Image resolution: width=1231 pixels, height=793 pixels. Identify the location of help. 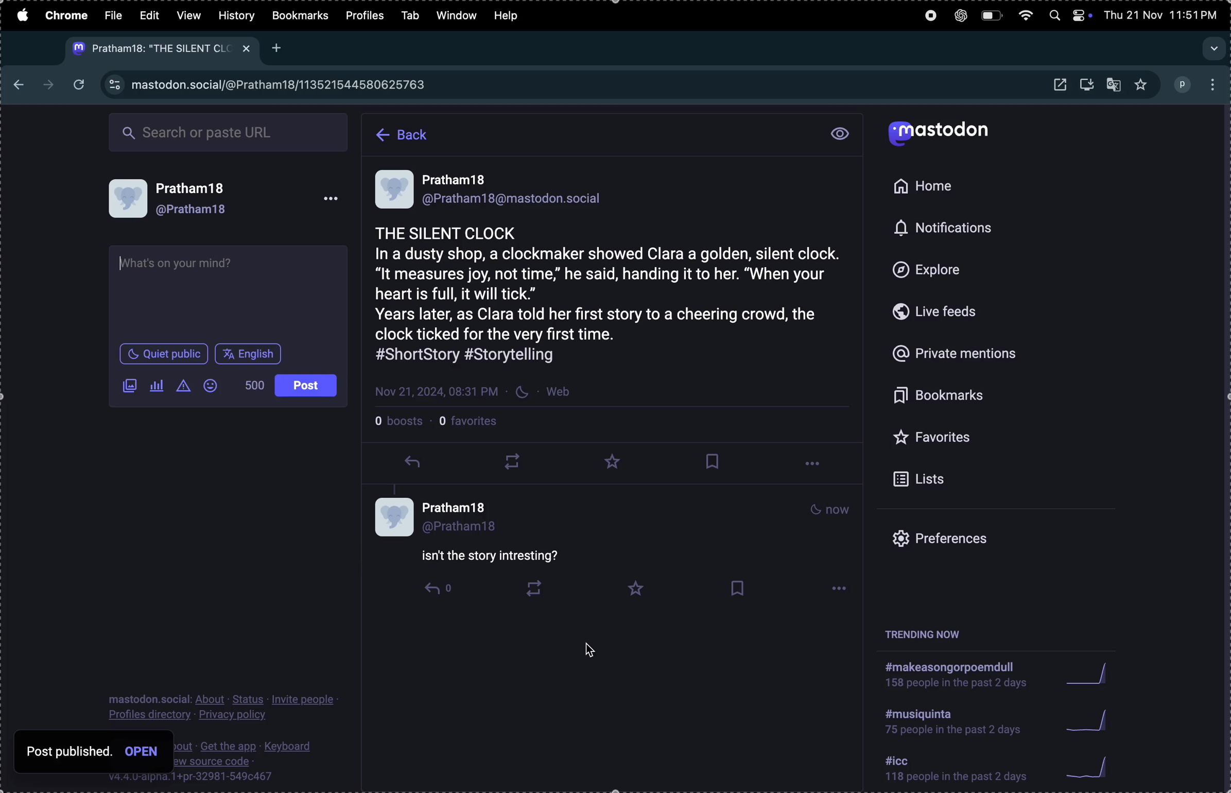
(512, 18).